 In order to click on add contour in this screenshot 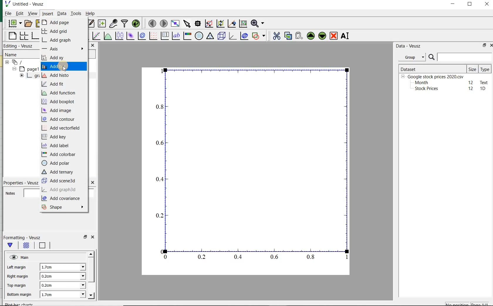, I will do `click(60, 119)`.